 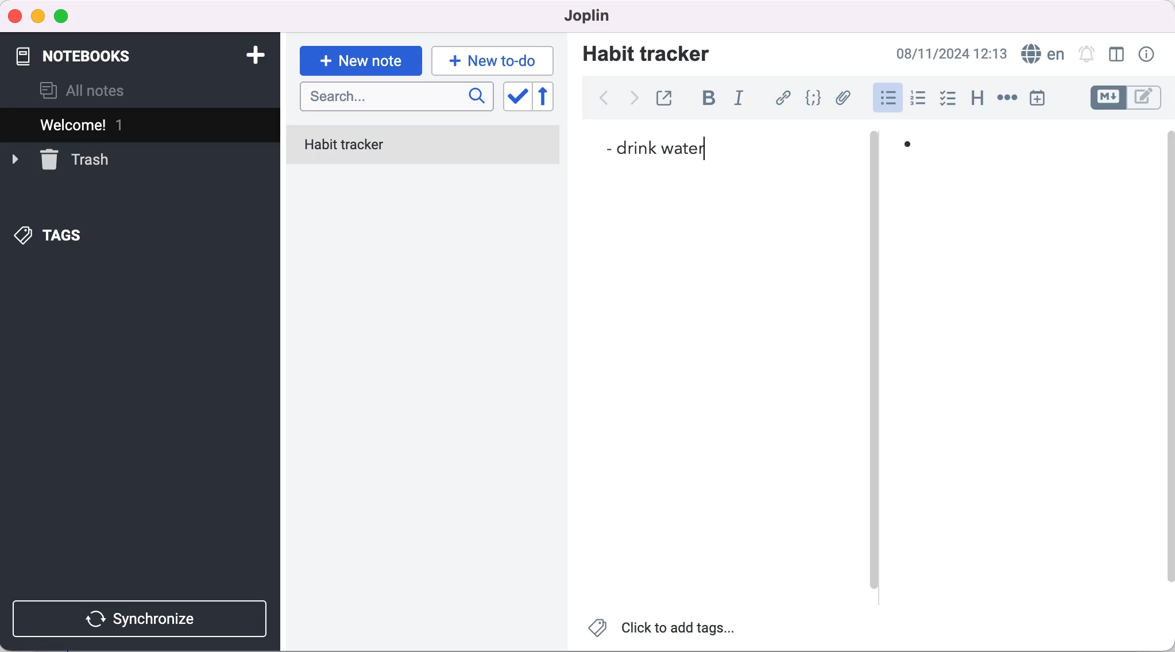 What do you see at coordinates (83, 91) in the screenshot?
I see `all notes` at bounding box center [83, 91].